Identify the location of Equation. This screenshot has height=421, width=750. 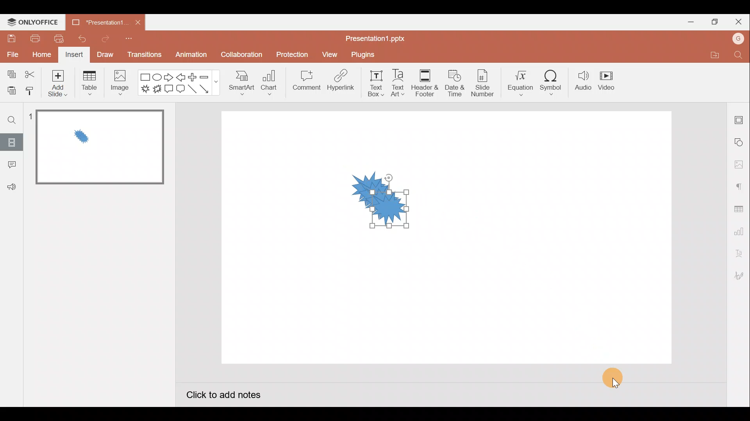
(518, 84).